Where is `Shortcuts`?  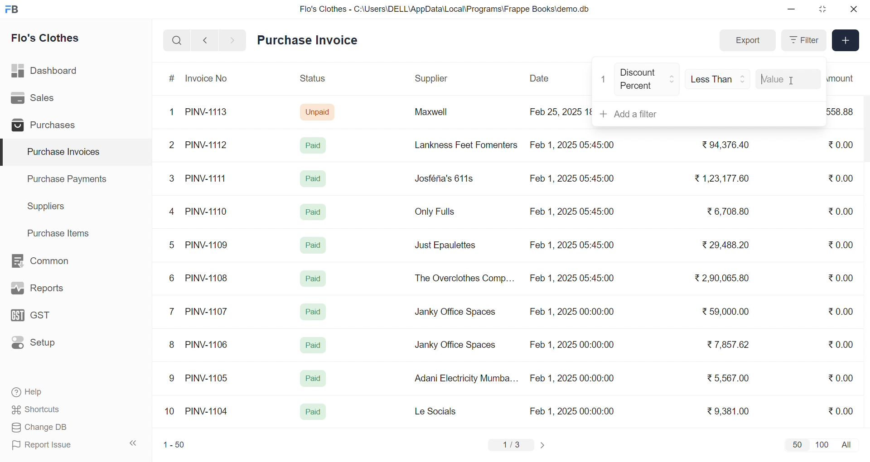
Shortcuts is located at coordinates (57, 410).